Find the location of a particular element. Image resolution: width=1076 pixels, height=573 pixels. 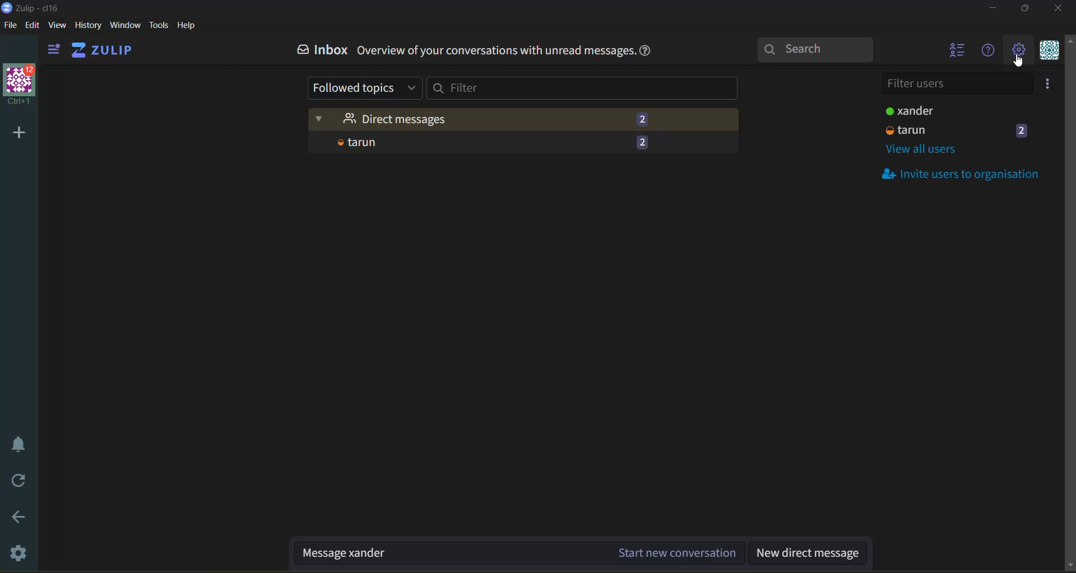

filter is located at coordinates (584, 88).